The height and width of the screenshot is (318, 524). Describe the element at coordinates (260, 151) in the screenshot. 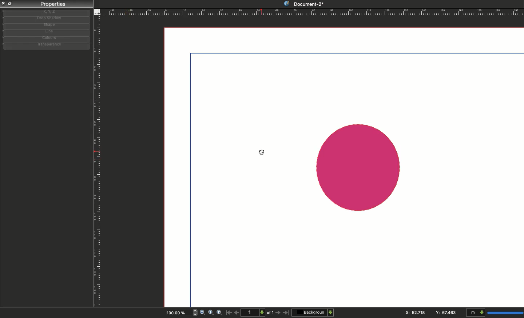

I see `cursor` at that location.